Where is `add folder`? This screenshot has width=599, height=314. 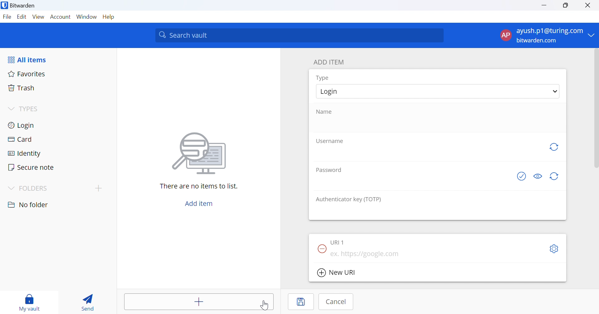 add folder is located at coordinates (100, 188).